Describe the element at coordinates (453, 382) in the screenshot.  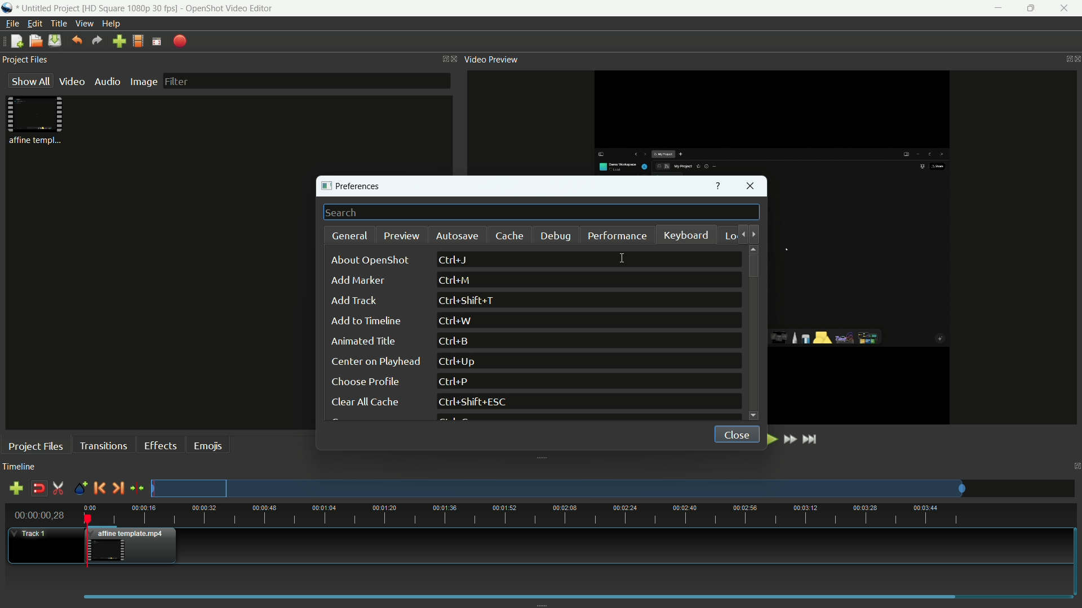
I see `keyboard shortcut` at that location.